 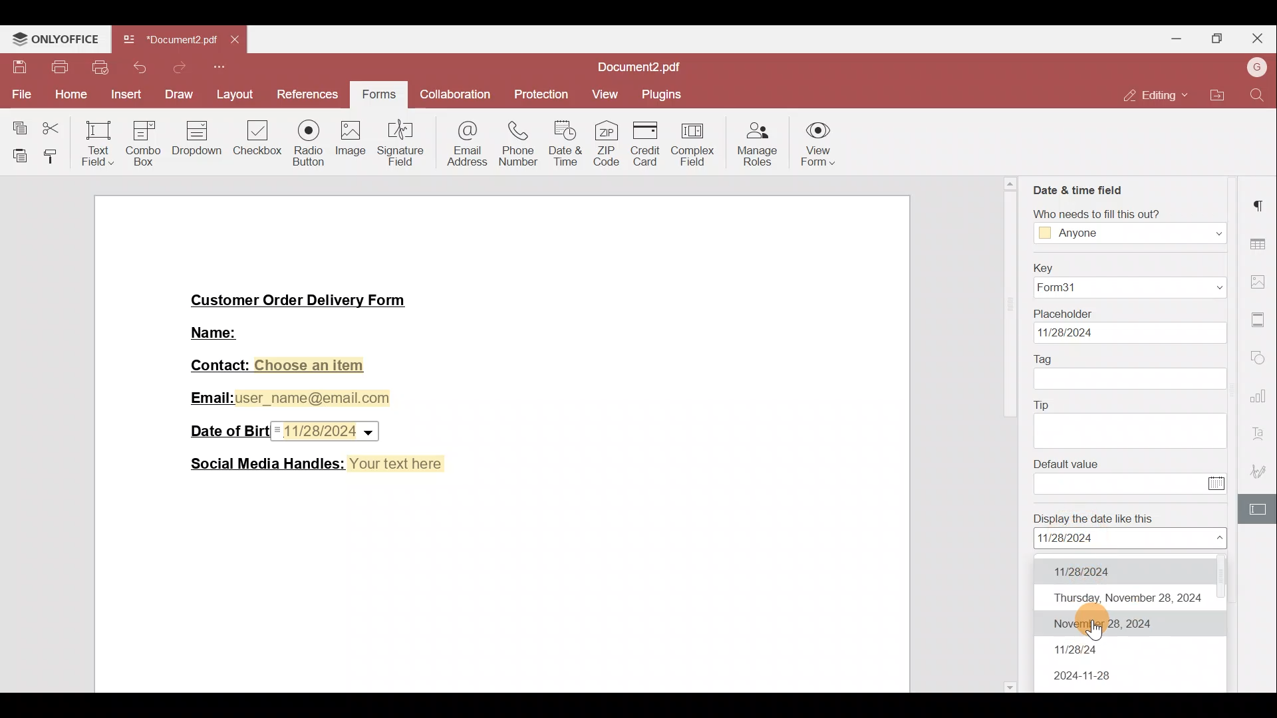 I want to click on Email:user_name@email.com, so click(x=287, y=398).